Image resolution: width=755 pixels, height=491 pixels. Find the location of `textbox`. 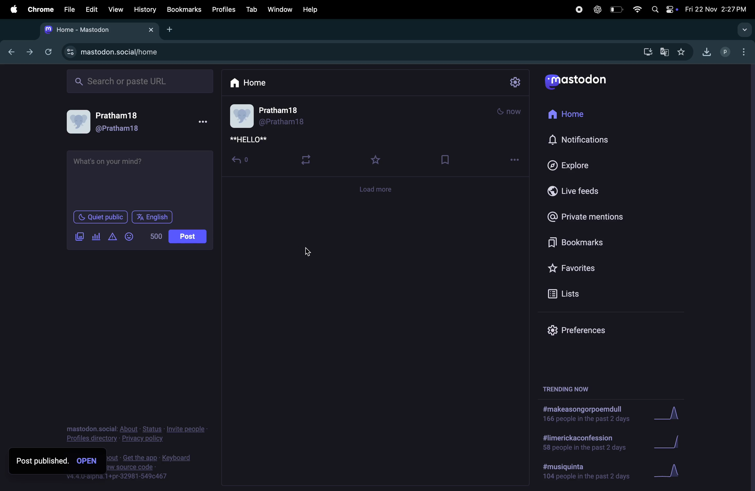

textbox is located at coordinates (140, 179).